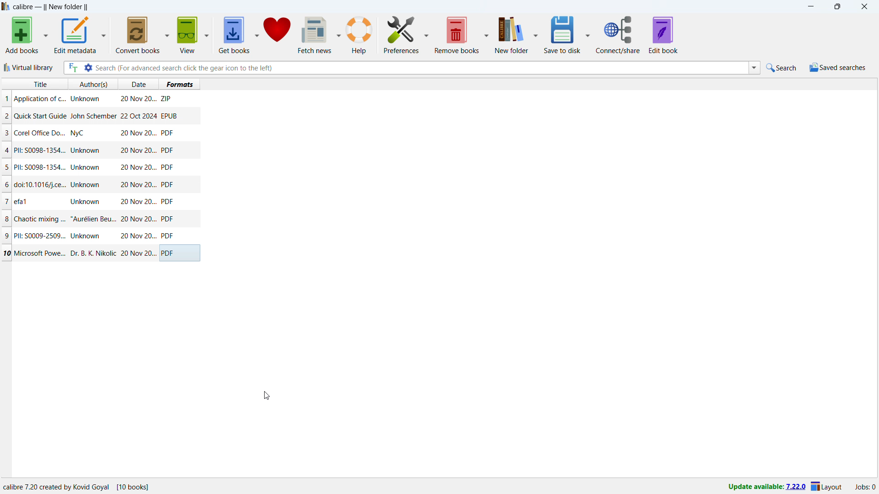 The image size is (879, 494). Describe the element at coordinates (46, 34) in the screenshot. I see `add books options` at that location.